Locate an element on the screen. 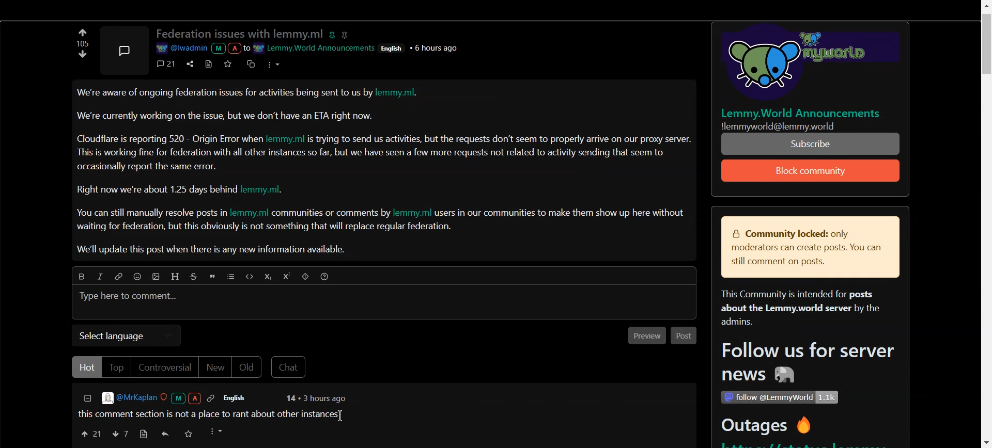 This screenshot has height=448, width=992. | Lemmy.World Announcements is located at coordinates (805, 113).